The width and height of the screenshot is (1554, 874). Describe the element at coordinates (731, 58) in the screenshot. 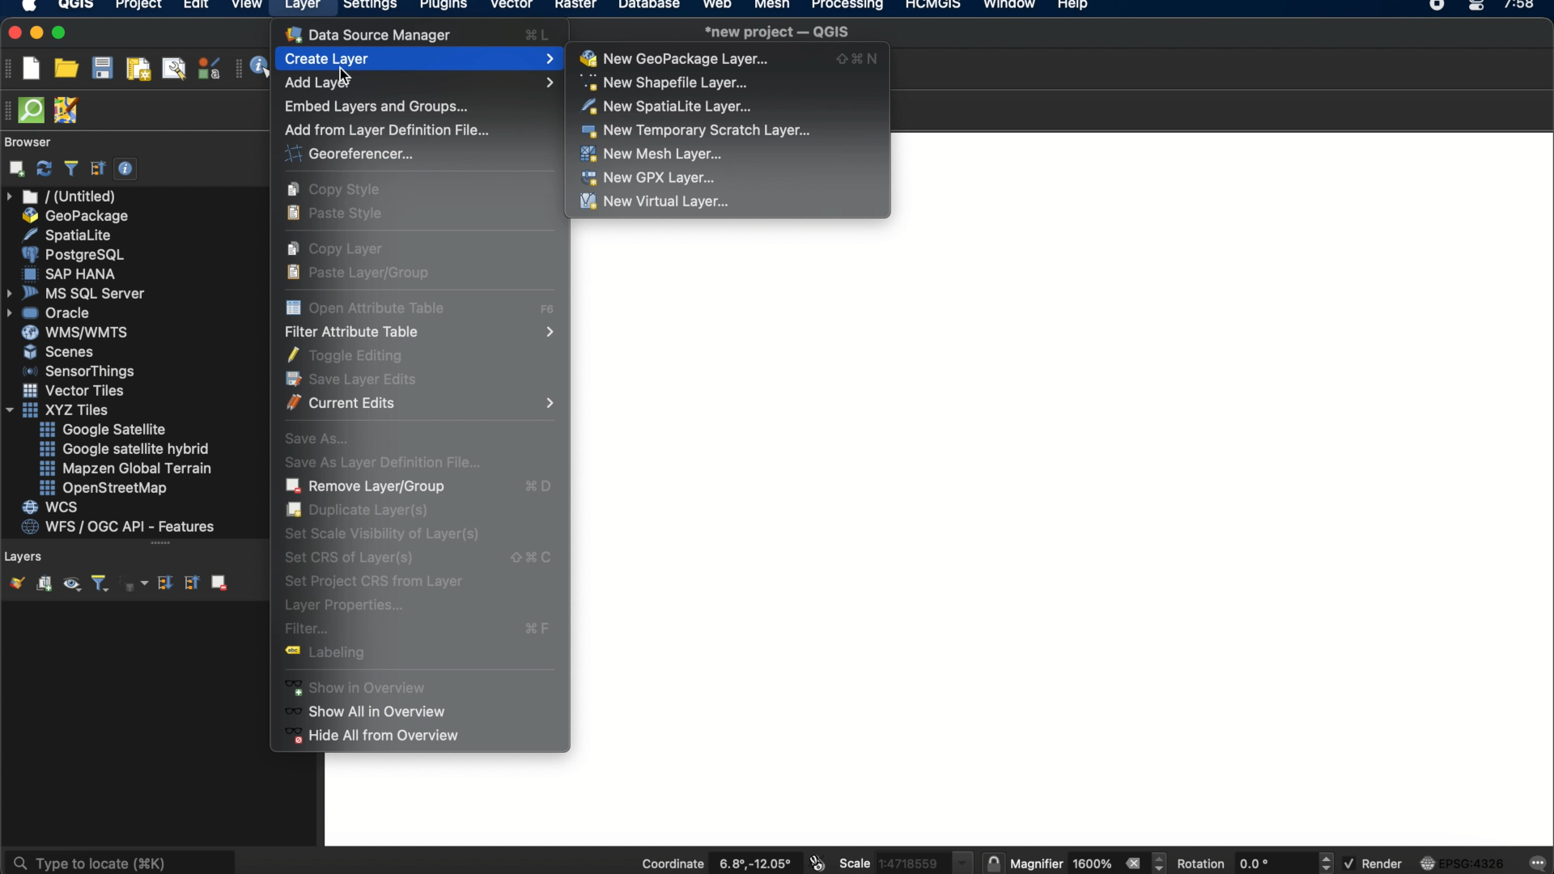

I see `new geo package layer` at that location.